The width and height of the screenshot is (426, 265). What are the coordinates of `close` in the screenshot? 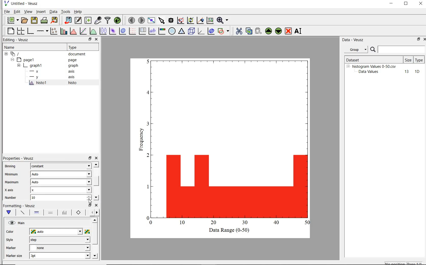 It's located at (96, 205).